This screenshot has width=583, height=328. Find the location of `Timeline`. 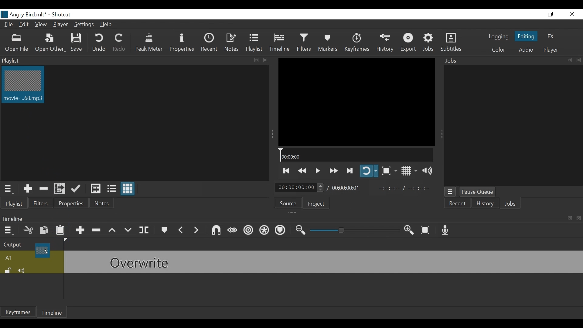

Timeline is located at coordinates (51, 313).